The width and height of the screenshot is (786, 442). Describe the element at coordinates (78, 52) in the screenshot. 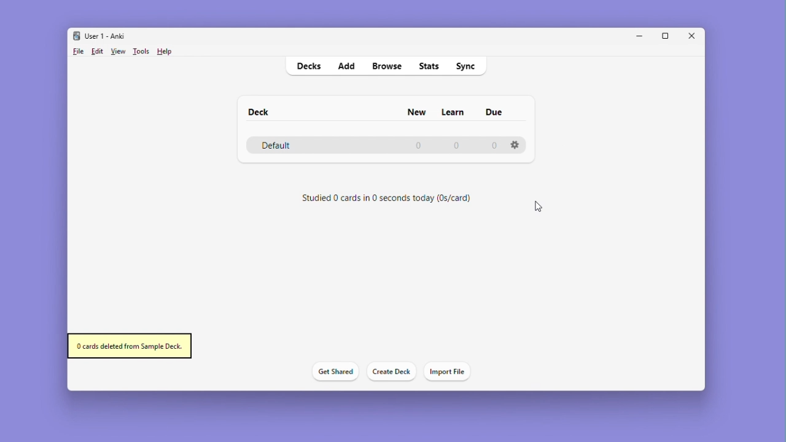

I see `File` at that location.